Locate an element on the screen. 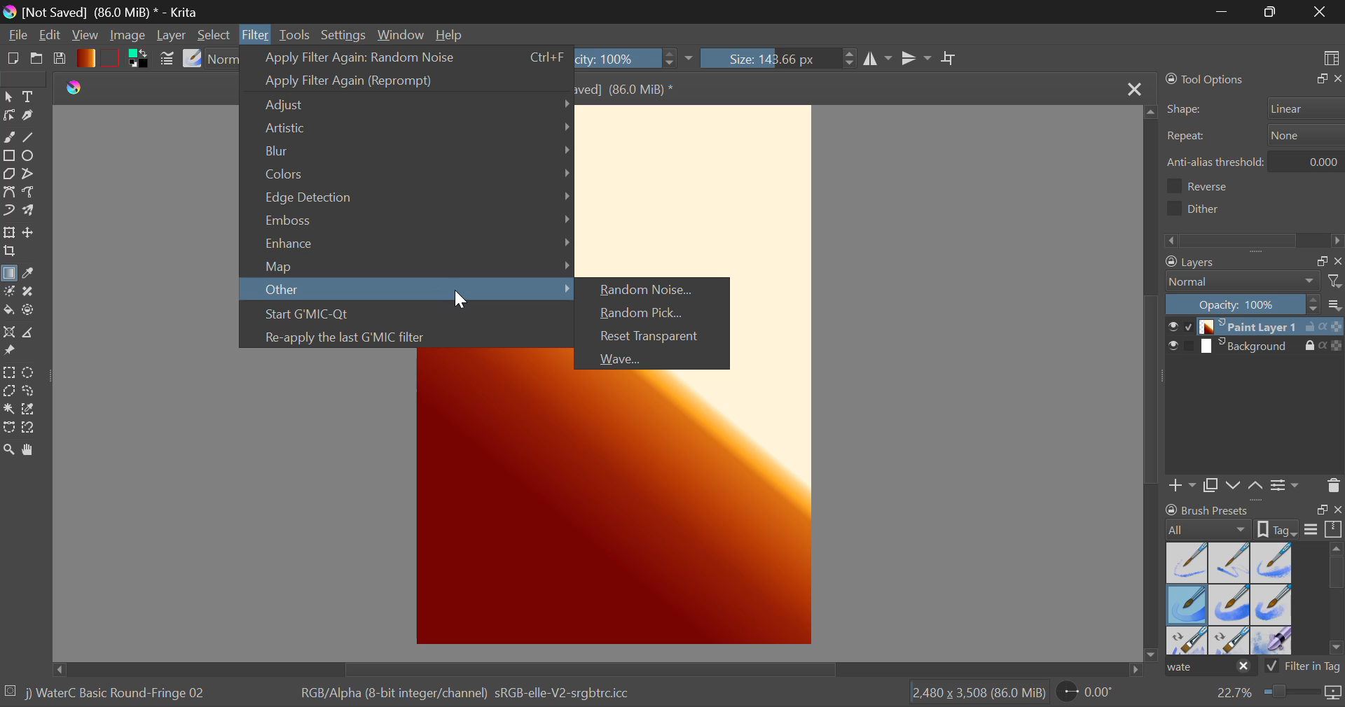 The width and height of the screenshot is (1345, 707). Brush presets is located at coordinates (1210, 509).